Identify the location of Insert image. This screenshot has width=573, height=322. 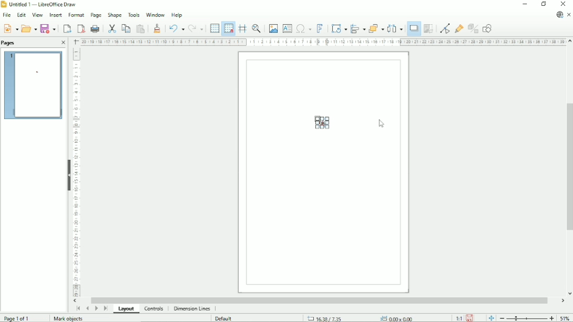
(272, 28).